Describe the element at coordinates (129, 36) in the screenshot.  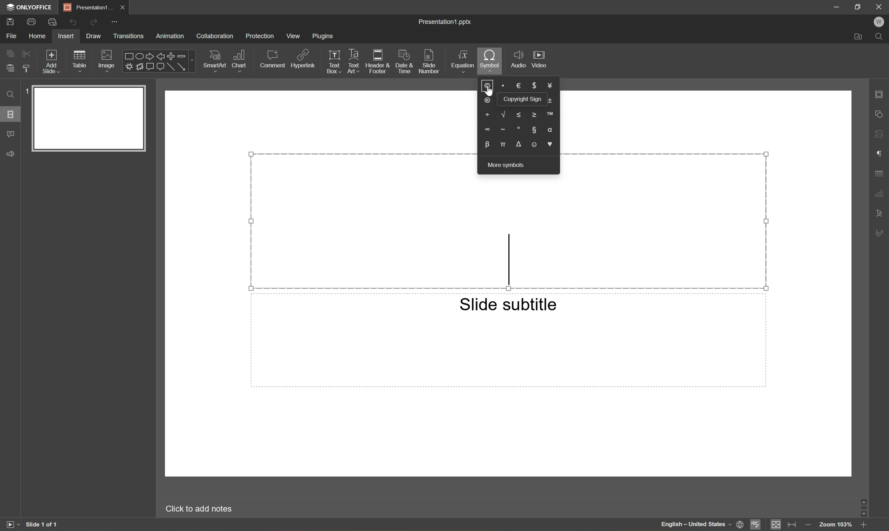
I see `Transitions` at that location.